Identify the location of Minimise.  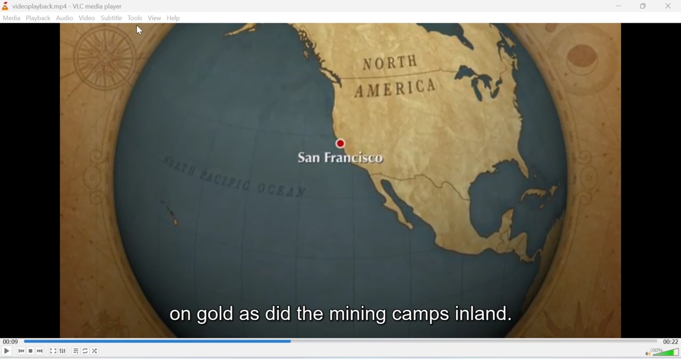
(644, 6).